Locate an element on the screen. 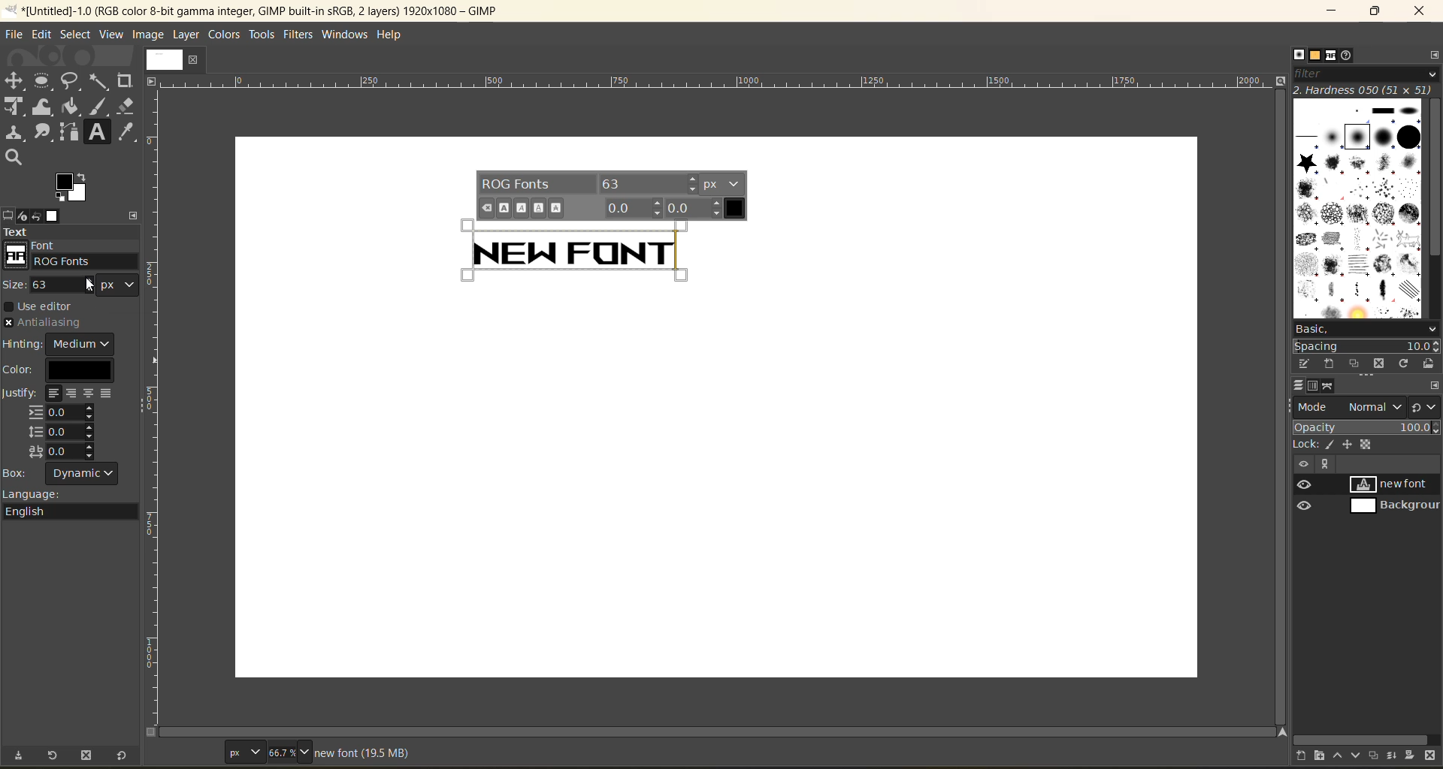  tools is located at coordinates (262, 37).